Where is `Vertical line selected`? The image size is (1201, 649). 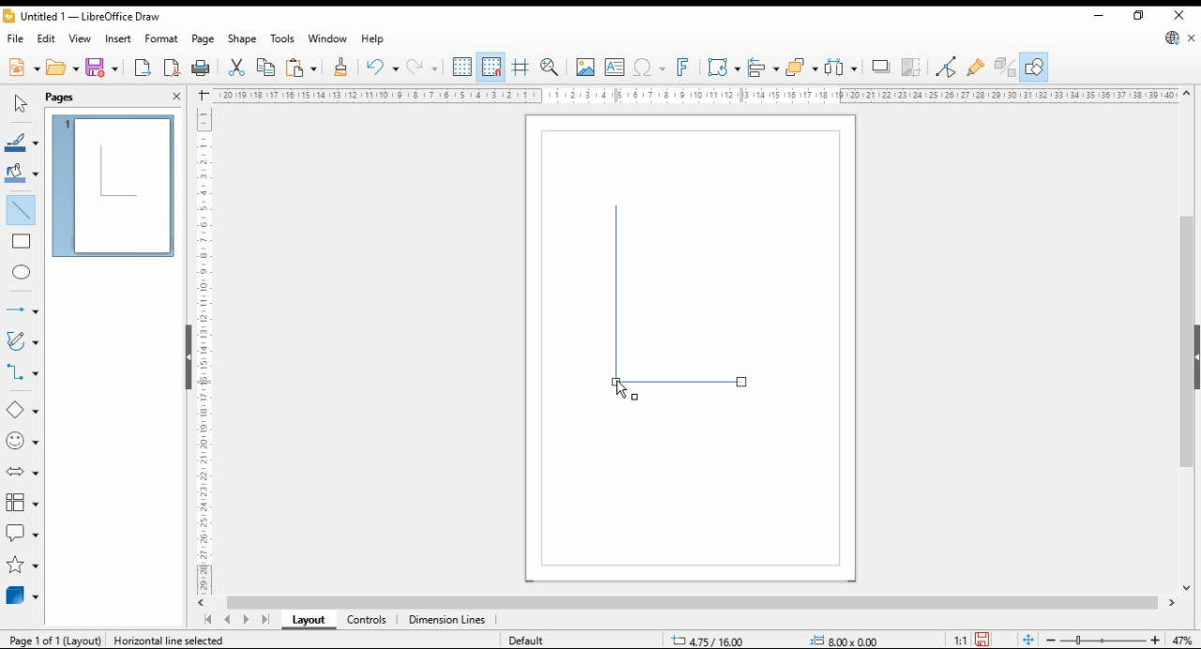
Vertical line selected is located at coordinates (176, 639).